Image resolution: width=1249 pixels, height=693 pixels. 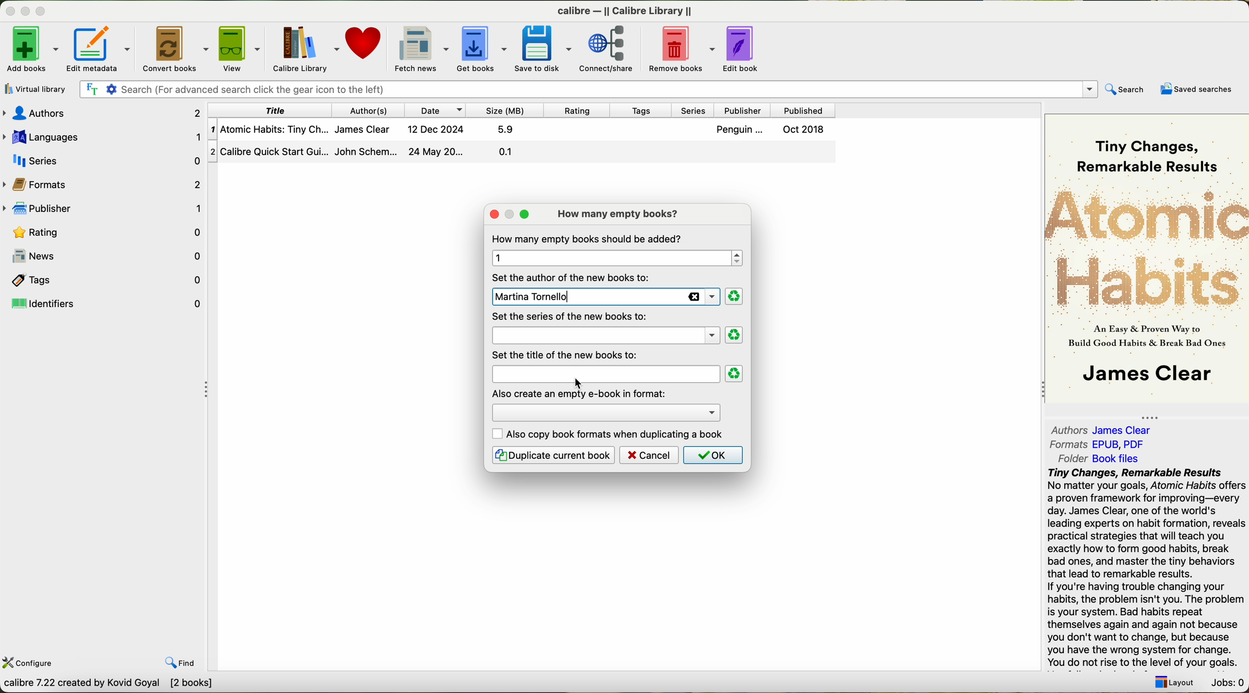 What do you see at coordinates (173, 48) in the screenshot?
I see `convert books` at bounding box center [173, 48].